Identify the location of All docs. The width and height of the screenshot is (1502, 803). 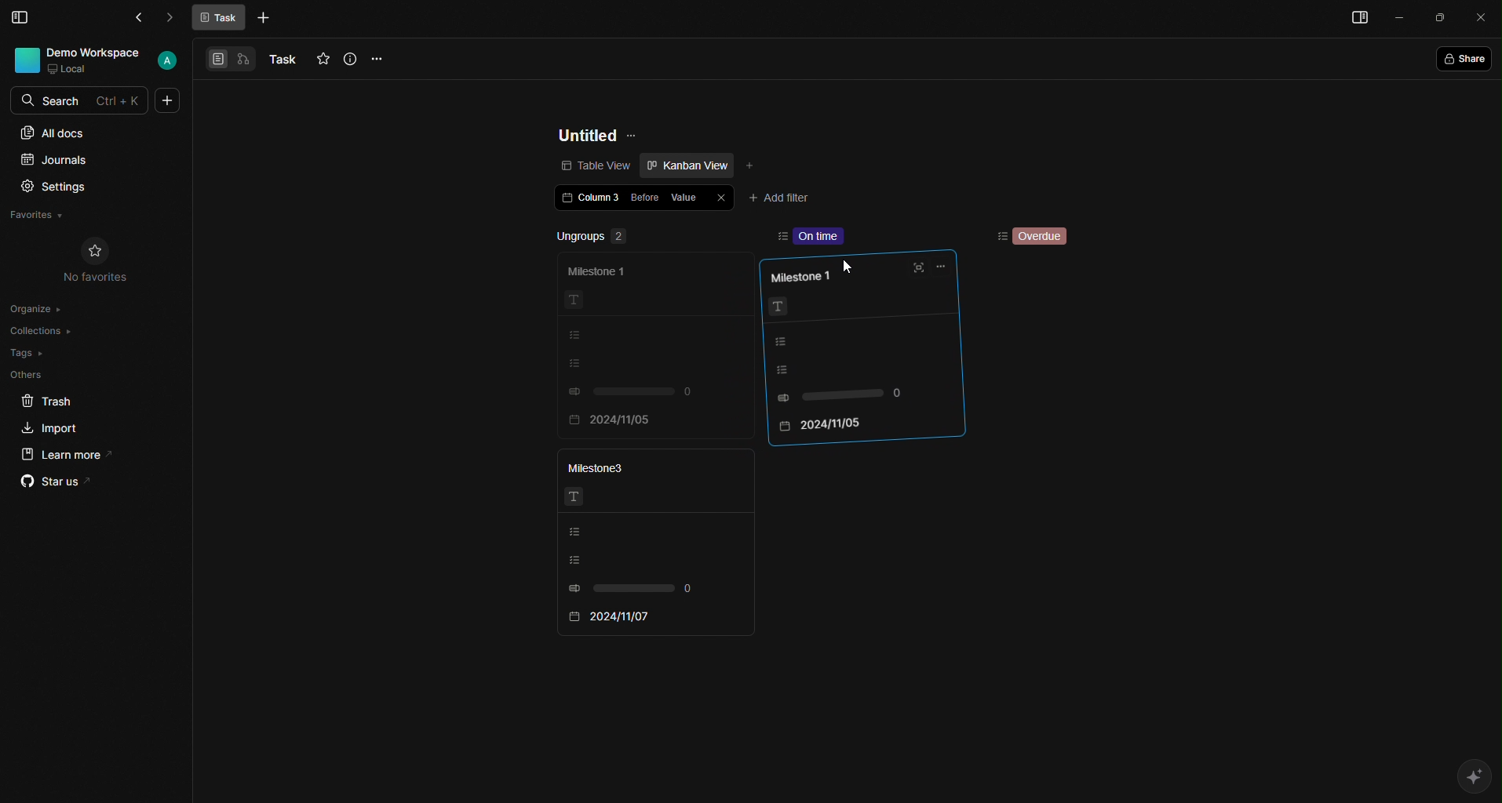
(53, 134).